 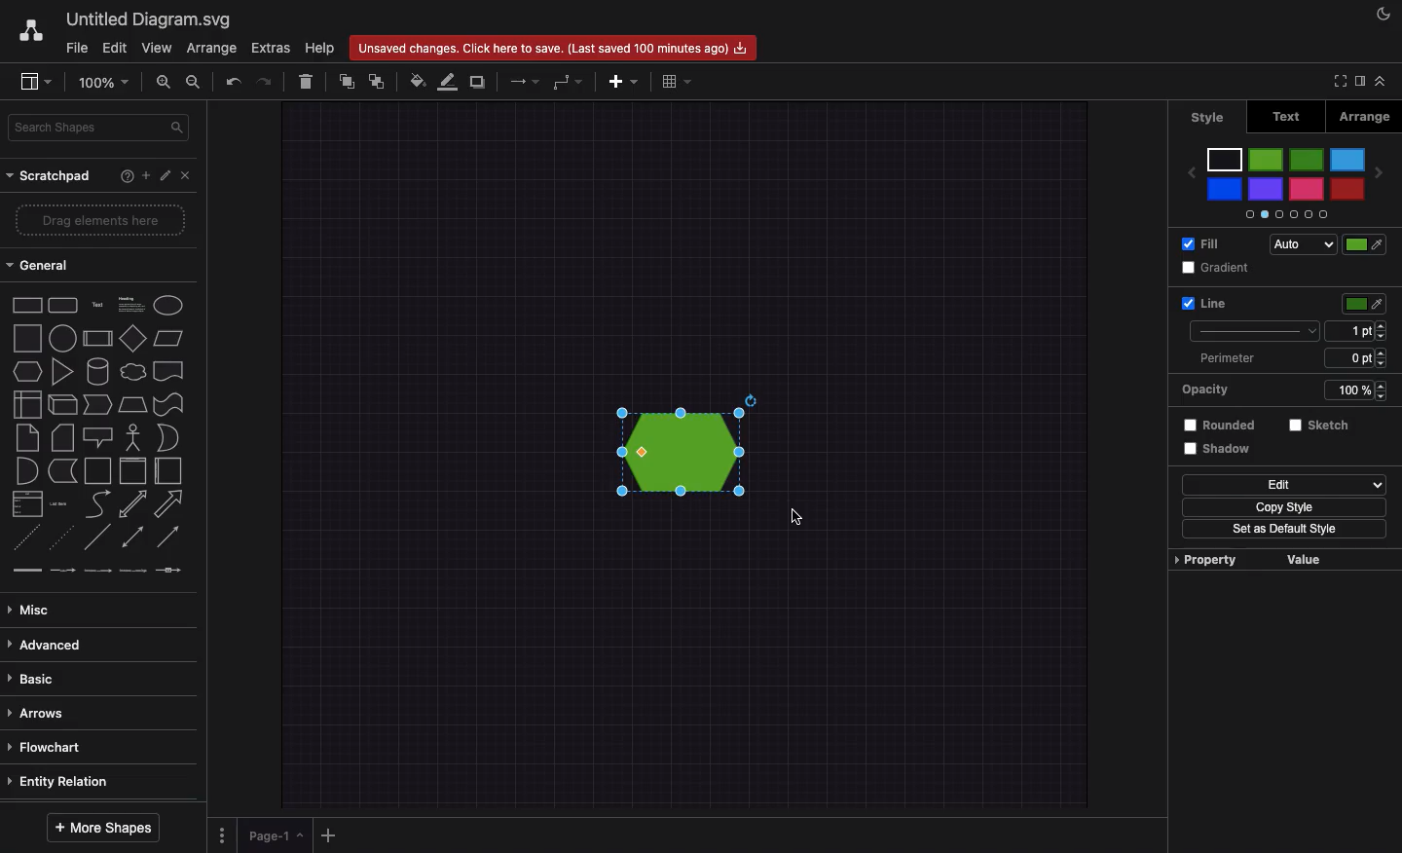 I want to click on Misc, so click(x=36, y=612).